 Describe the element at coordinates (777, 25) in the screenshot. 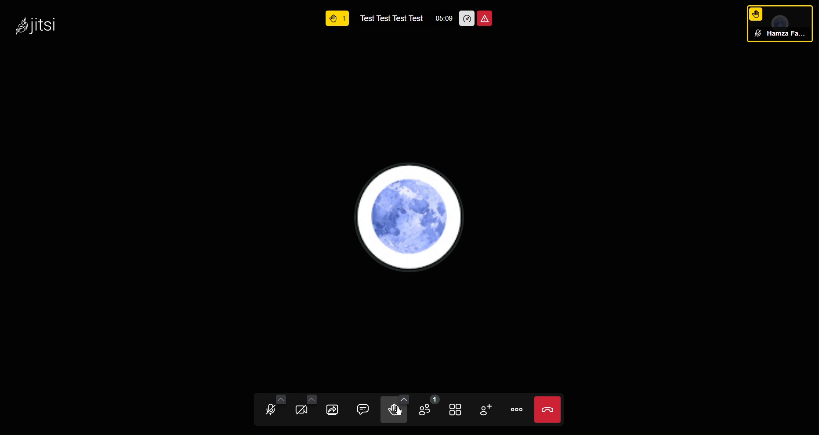

I see `Member view` at that location.